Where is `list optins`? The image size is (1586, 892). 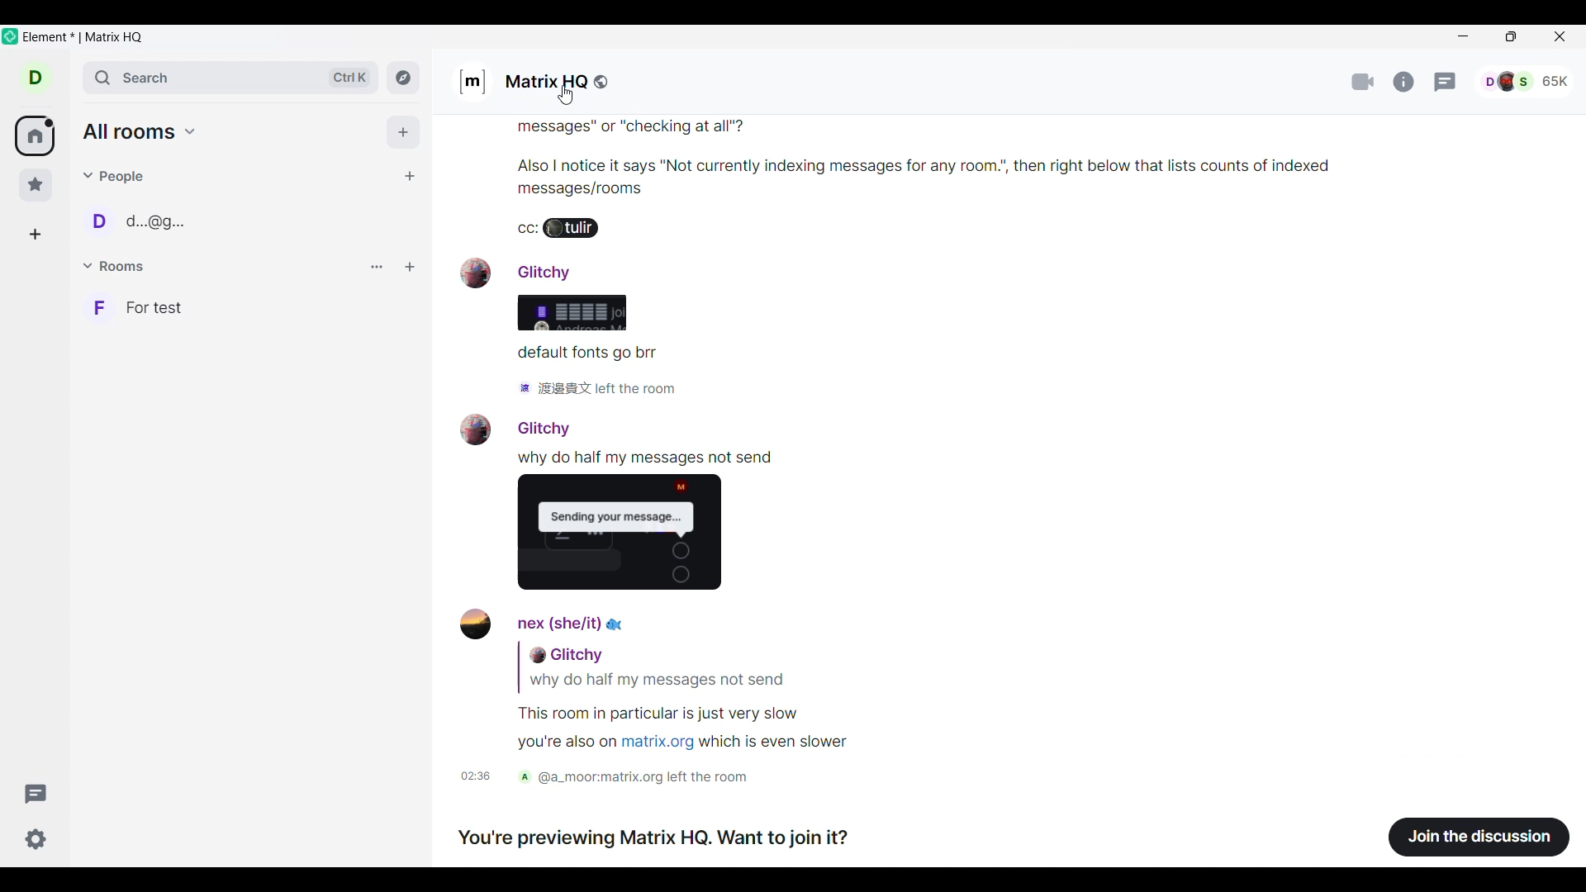
list optins is located at coordinates (377, 268).